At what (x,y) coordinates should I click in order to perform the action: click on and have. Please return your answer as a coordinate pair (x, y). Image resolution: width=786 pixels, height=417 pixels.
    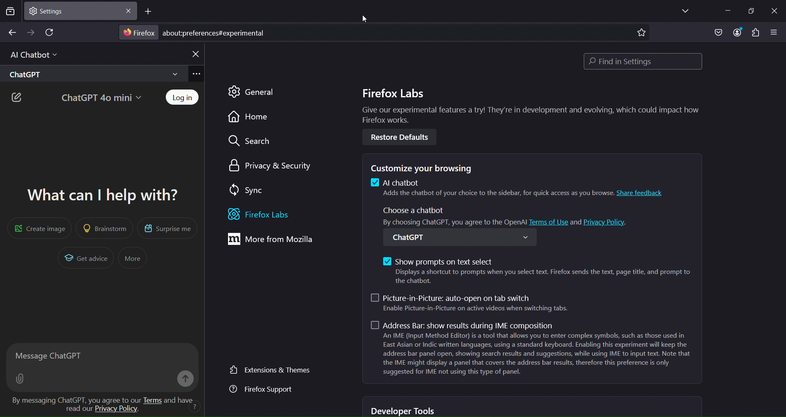
    Looking at the image, I should click on (181, 399).